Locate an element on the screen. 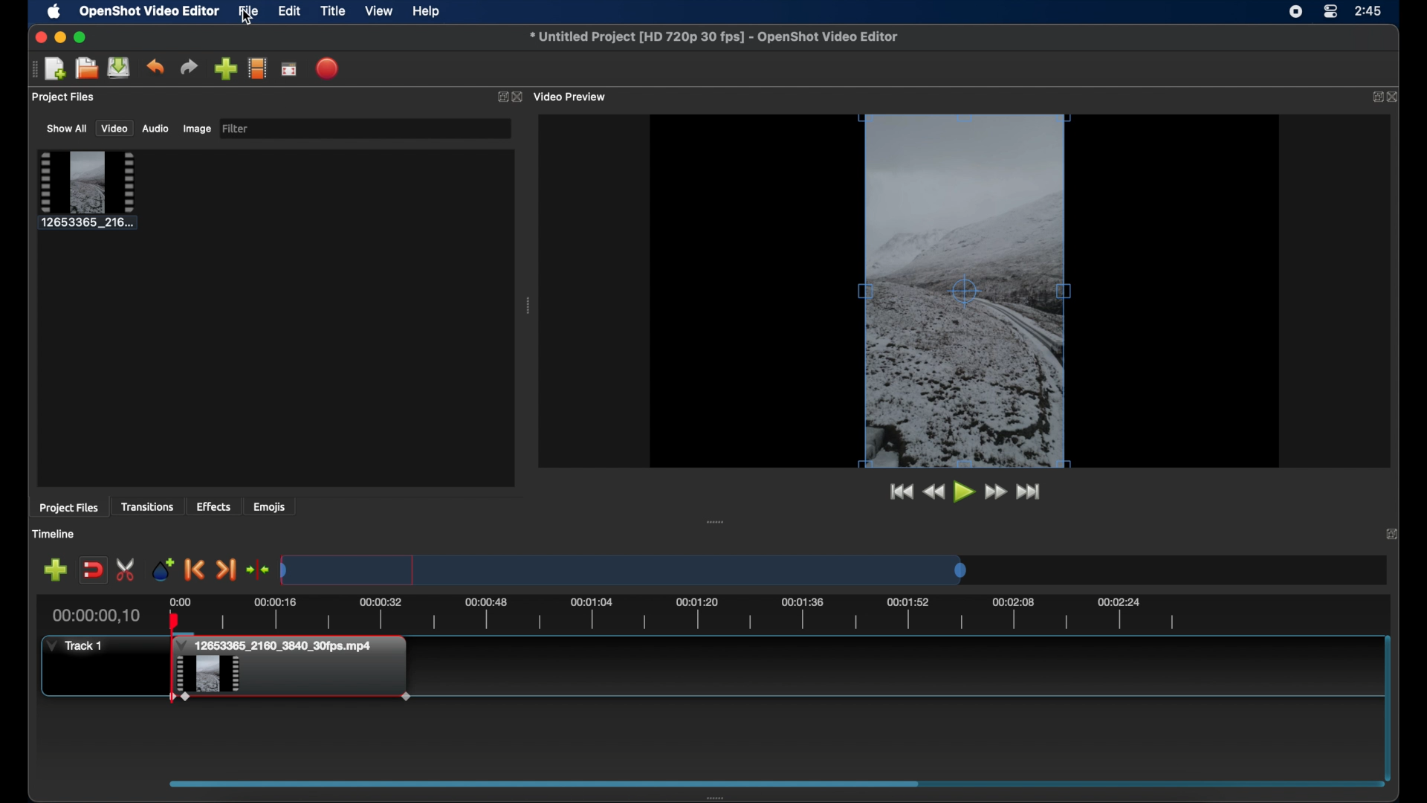 This screenshot has height=803, width=1427. track is located at coordinates (75, 645).